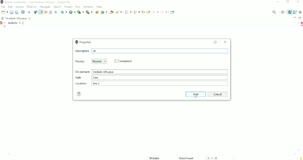  What do you see at coordinates (97, 12) in the screenshot?
I see `New java package` at bounding box center [97, 12].